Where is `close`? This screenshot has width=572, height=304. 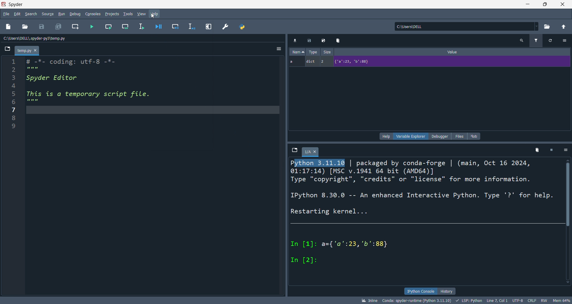 close is located at coordinates (563, 4).